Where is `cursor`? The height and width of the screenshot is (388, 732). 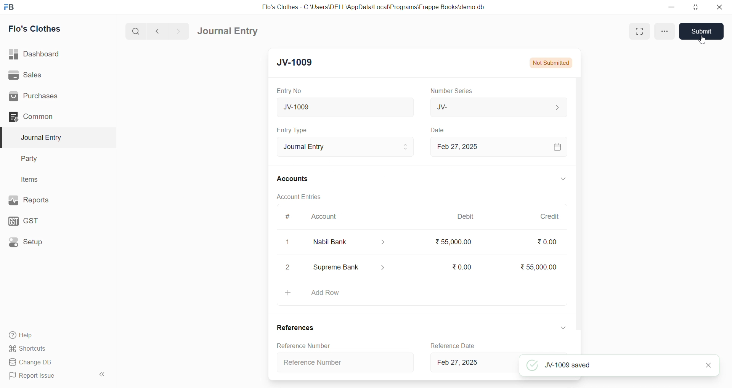
cursor is located at coordinates (703, 41).